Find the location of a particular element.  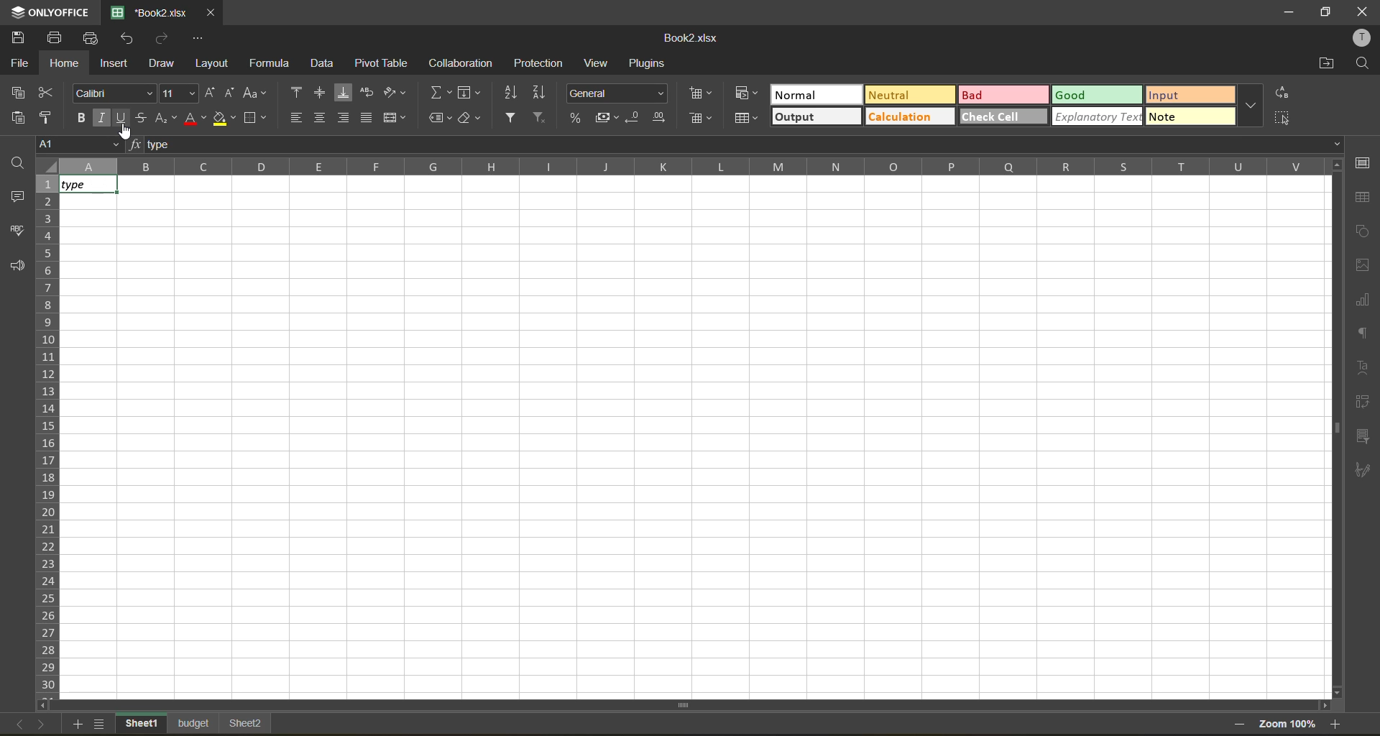

table is located at coordinates (1363, 197).